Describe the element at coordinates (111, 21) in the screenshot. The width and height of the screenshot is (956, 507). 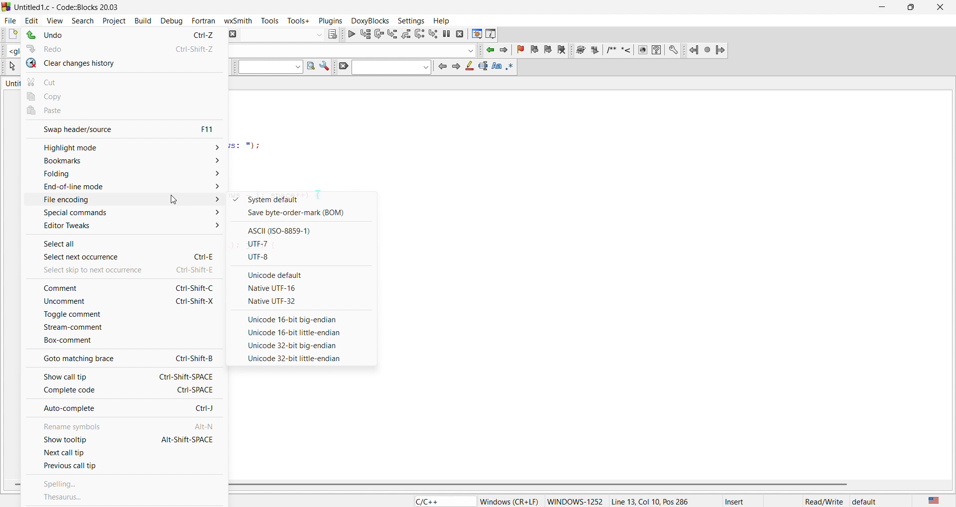
I see `project` at that location.